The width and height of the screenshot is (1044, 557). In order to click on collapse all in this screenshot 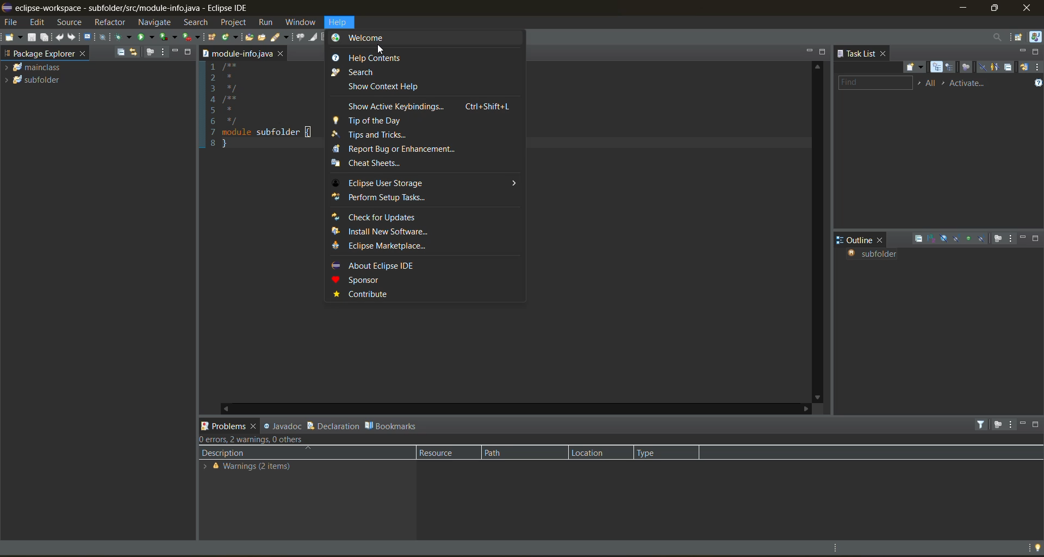, I will do `click(1011, 67)`.